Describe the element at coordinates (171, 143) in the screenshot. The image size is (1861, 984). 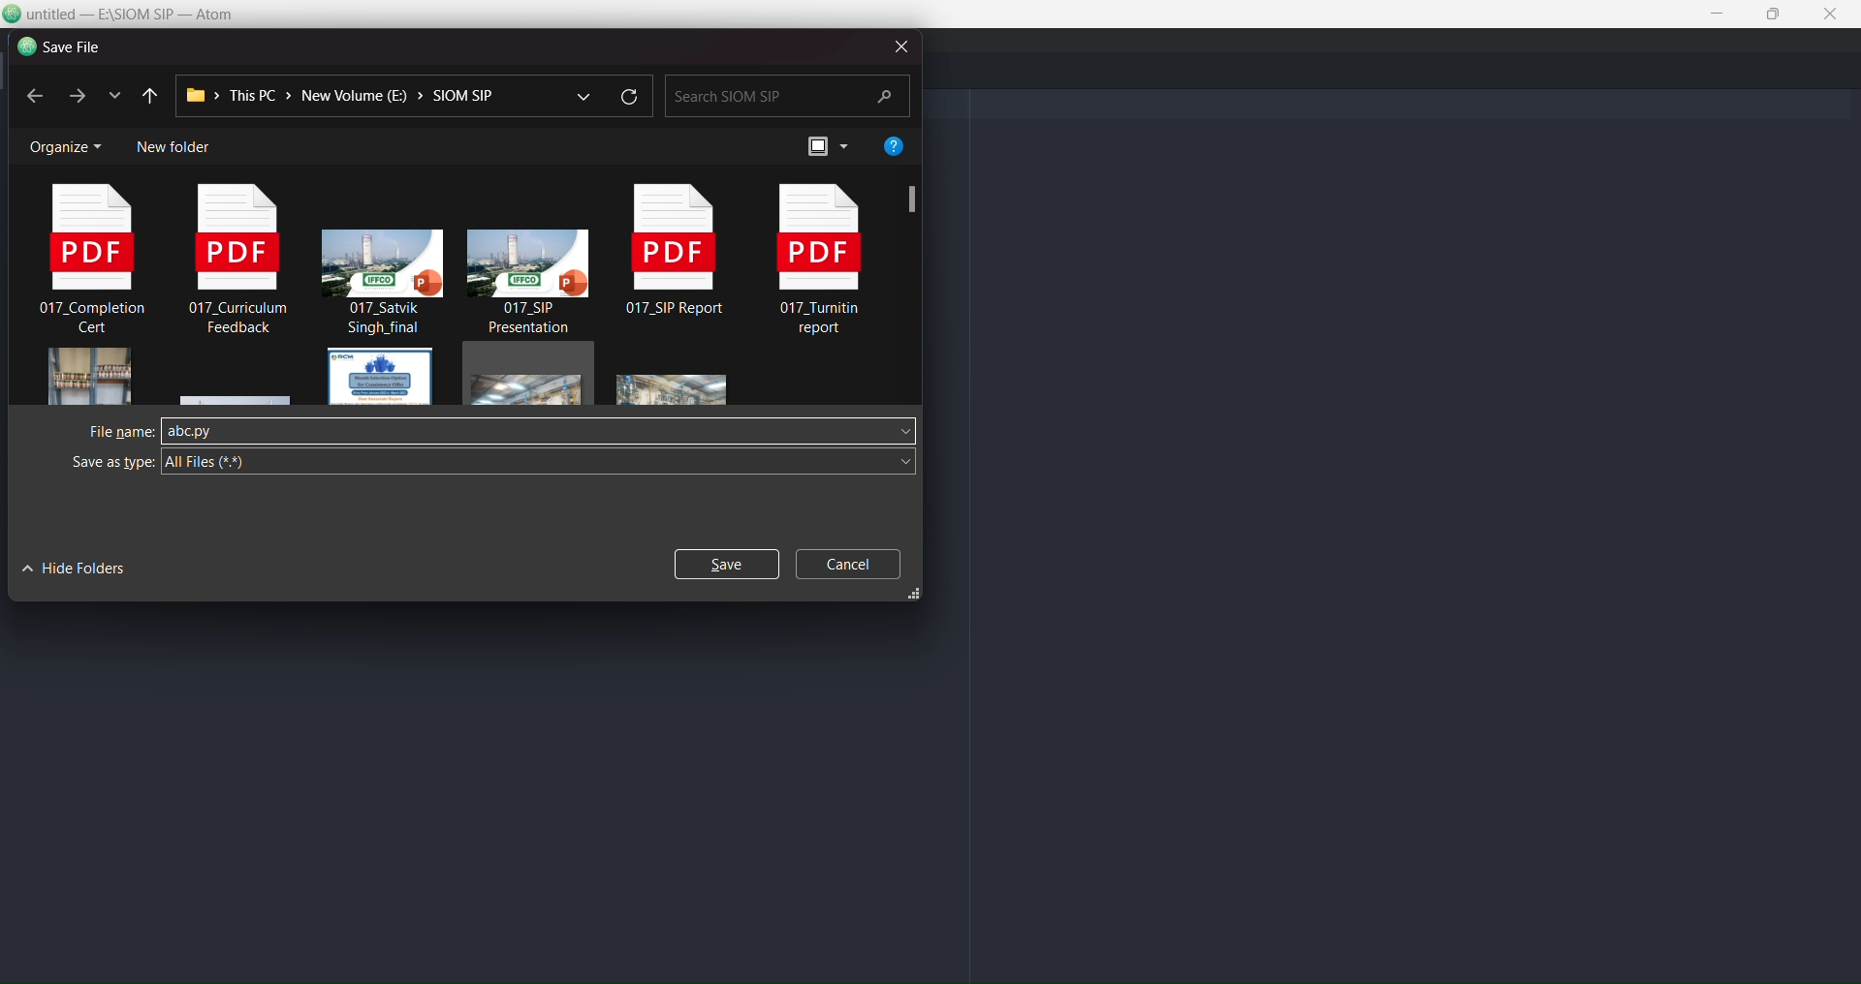
I see `new folder` at that location.